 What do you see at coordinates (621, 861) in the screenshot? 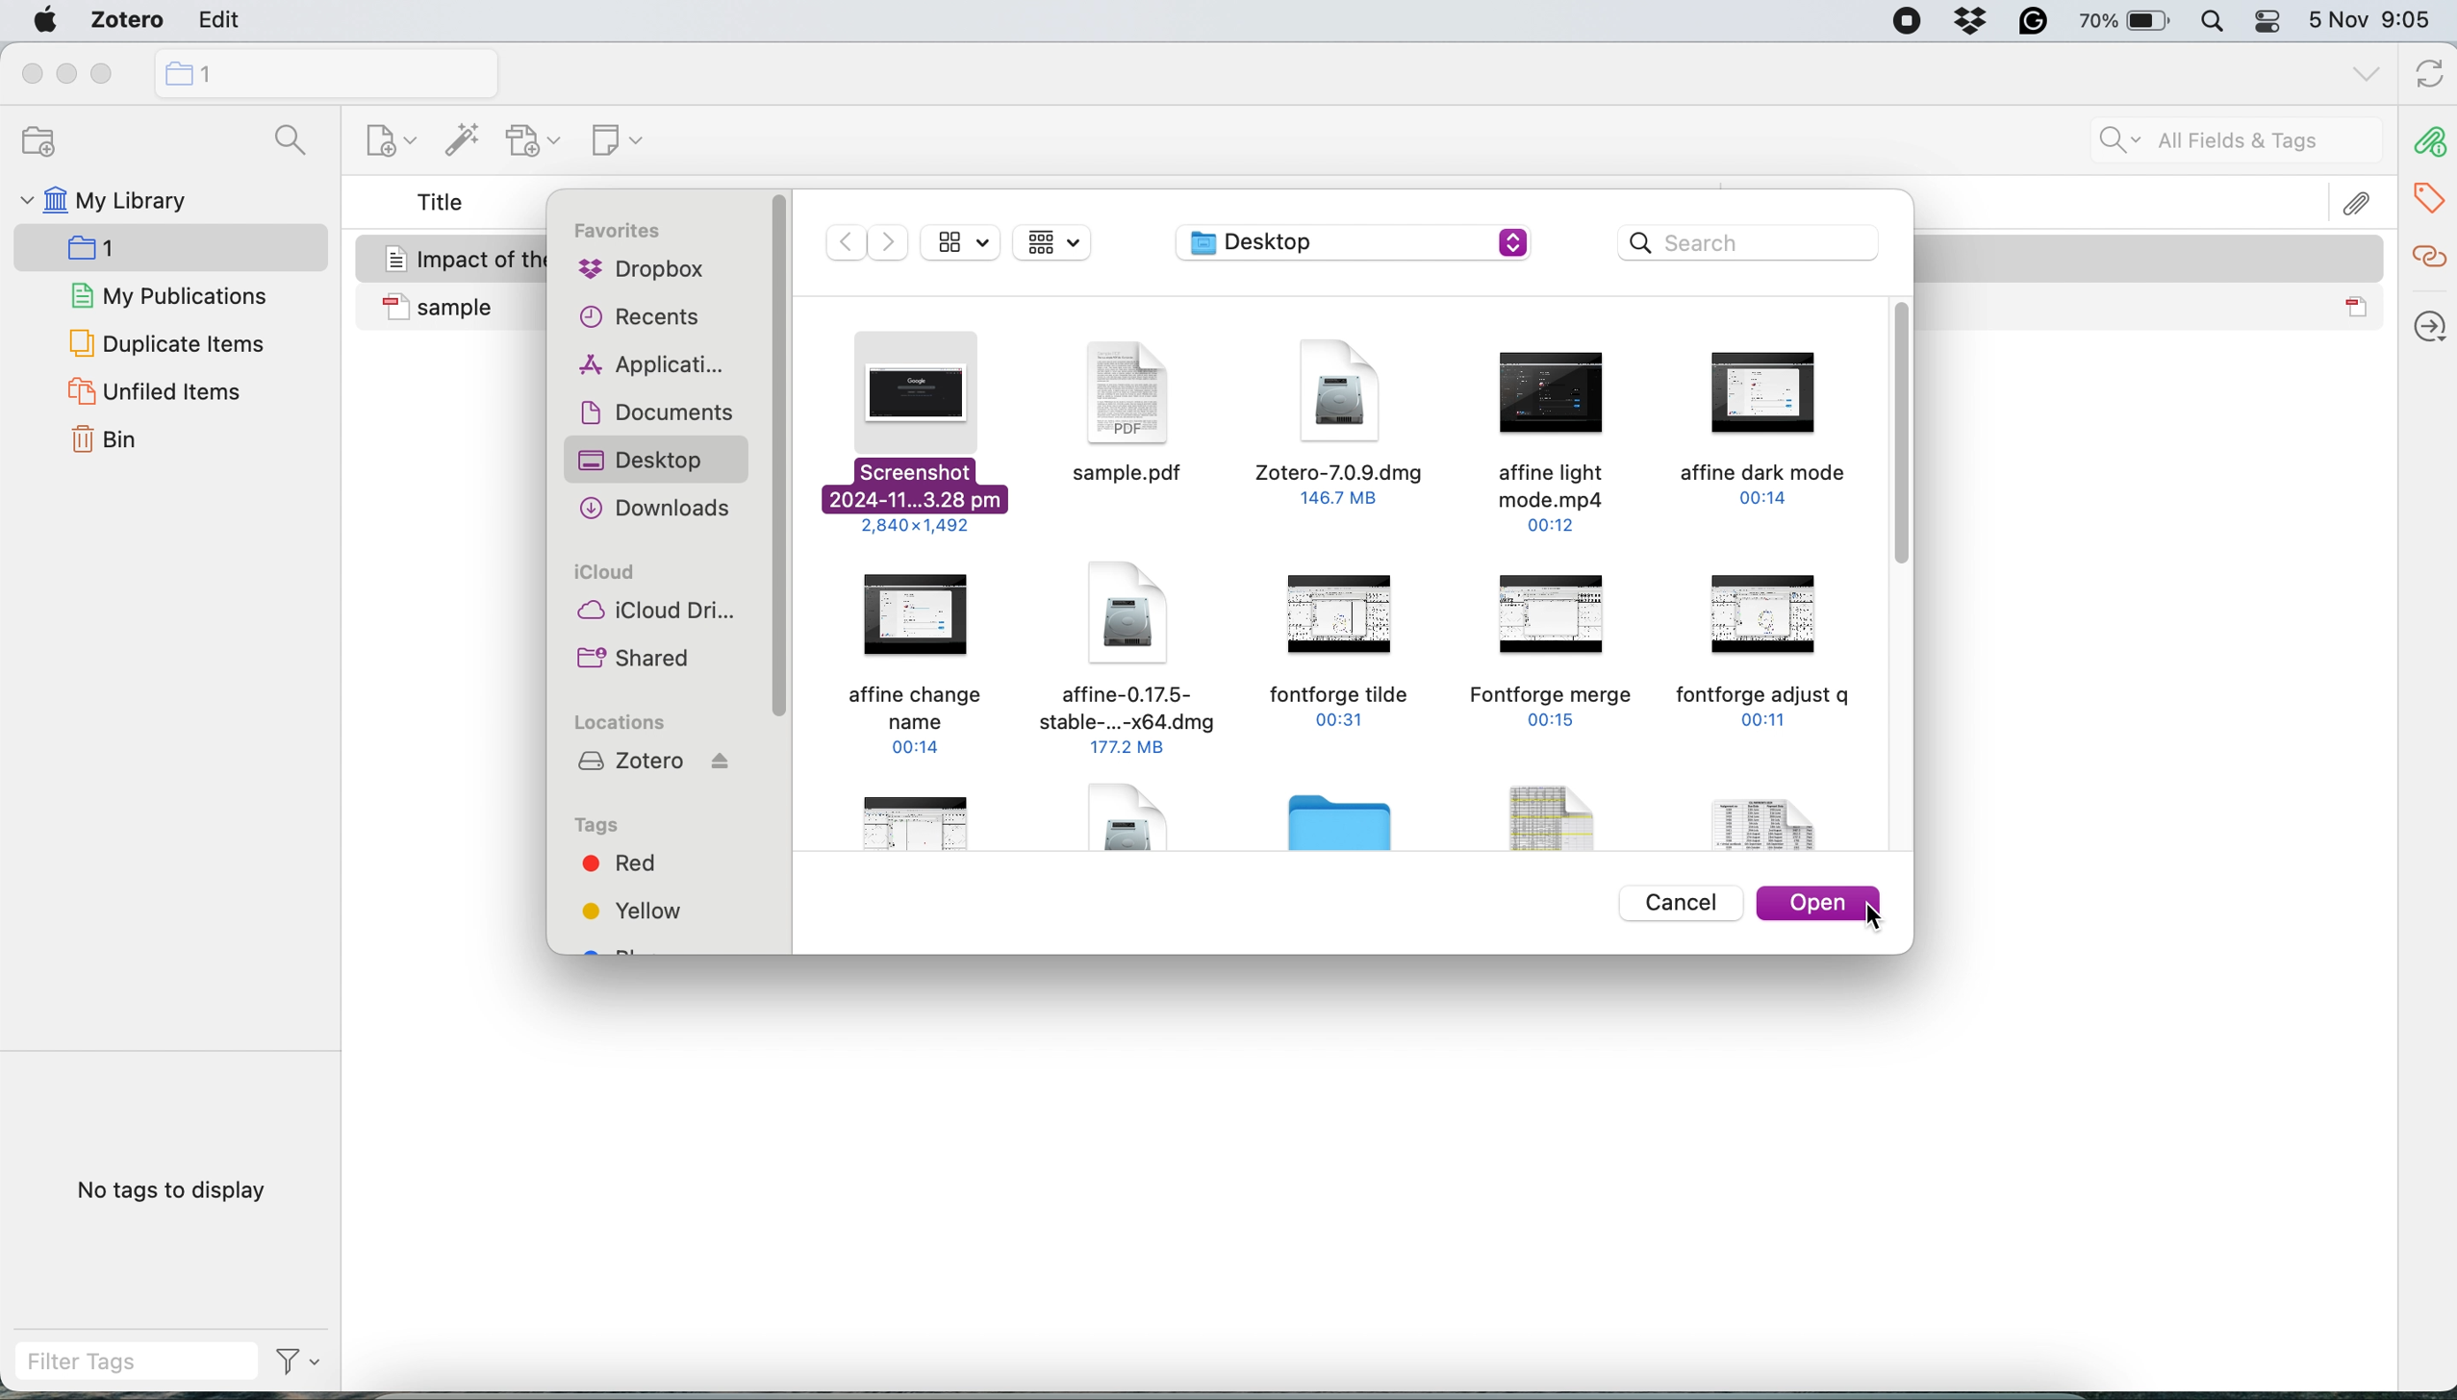
I see `red` at bounding box center [621, 861].